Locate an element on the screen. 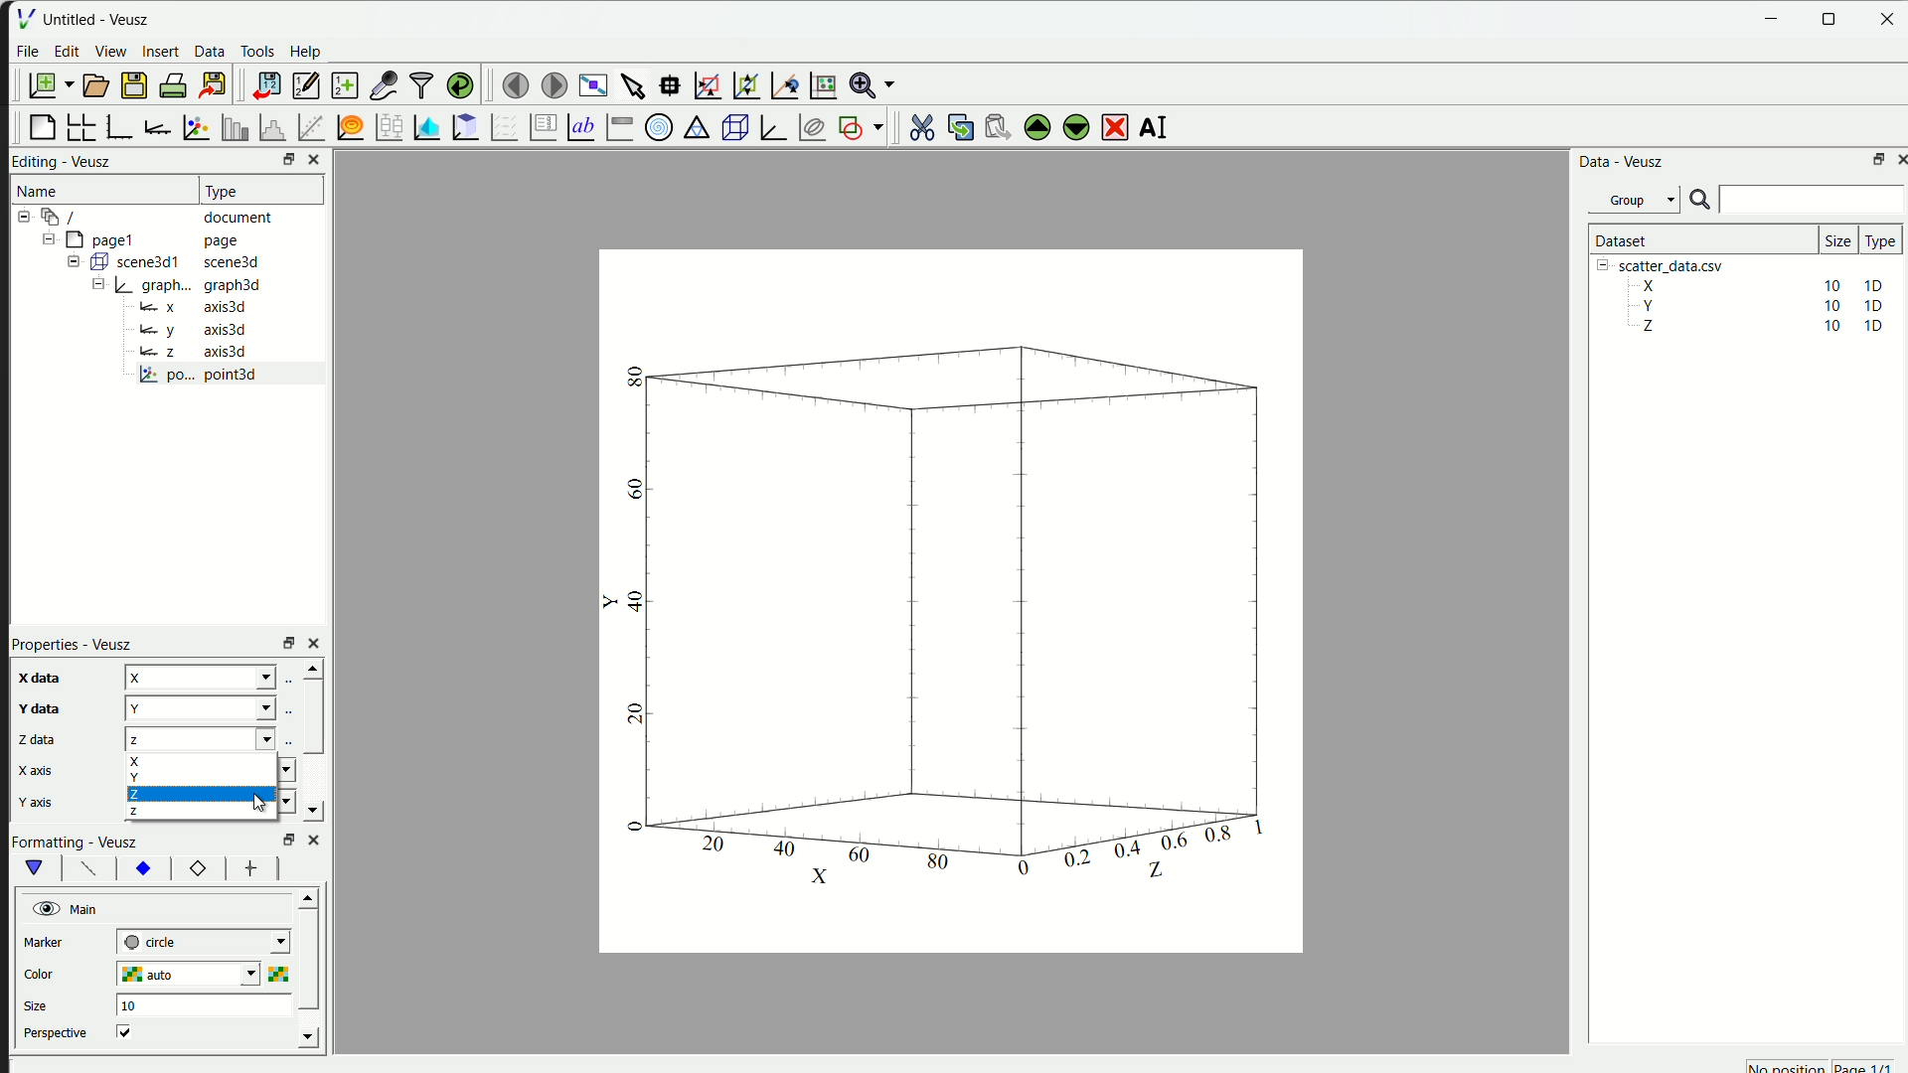  reload linked dataset is located at coordinates (461, 83).